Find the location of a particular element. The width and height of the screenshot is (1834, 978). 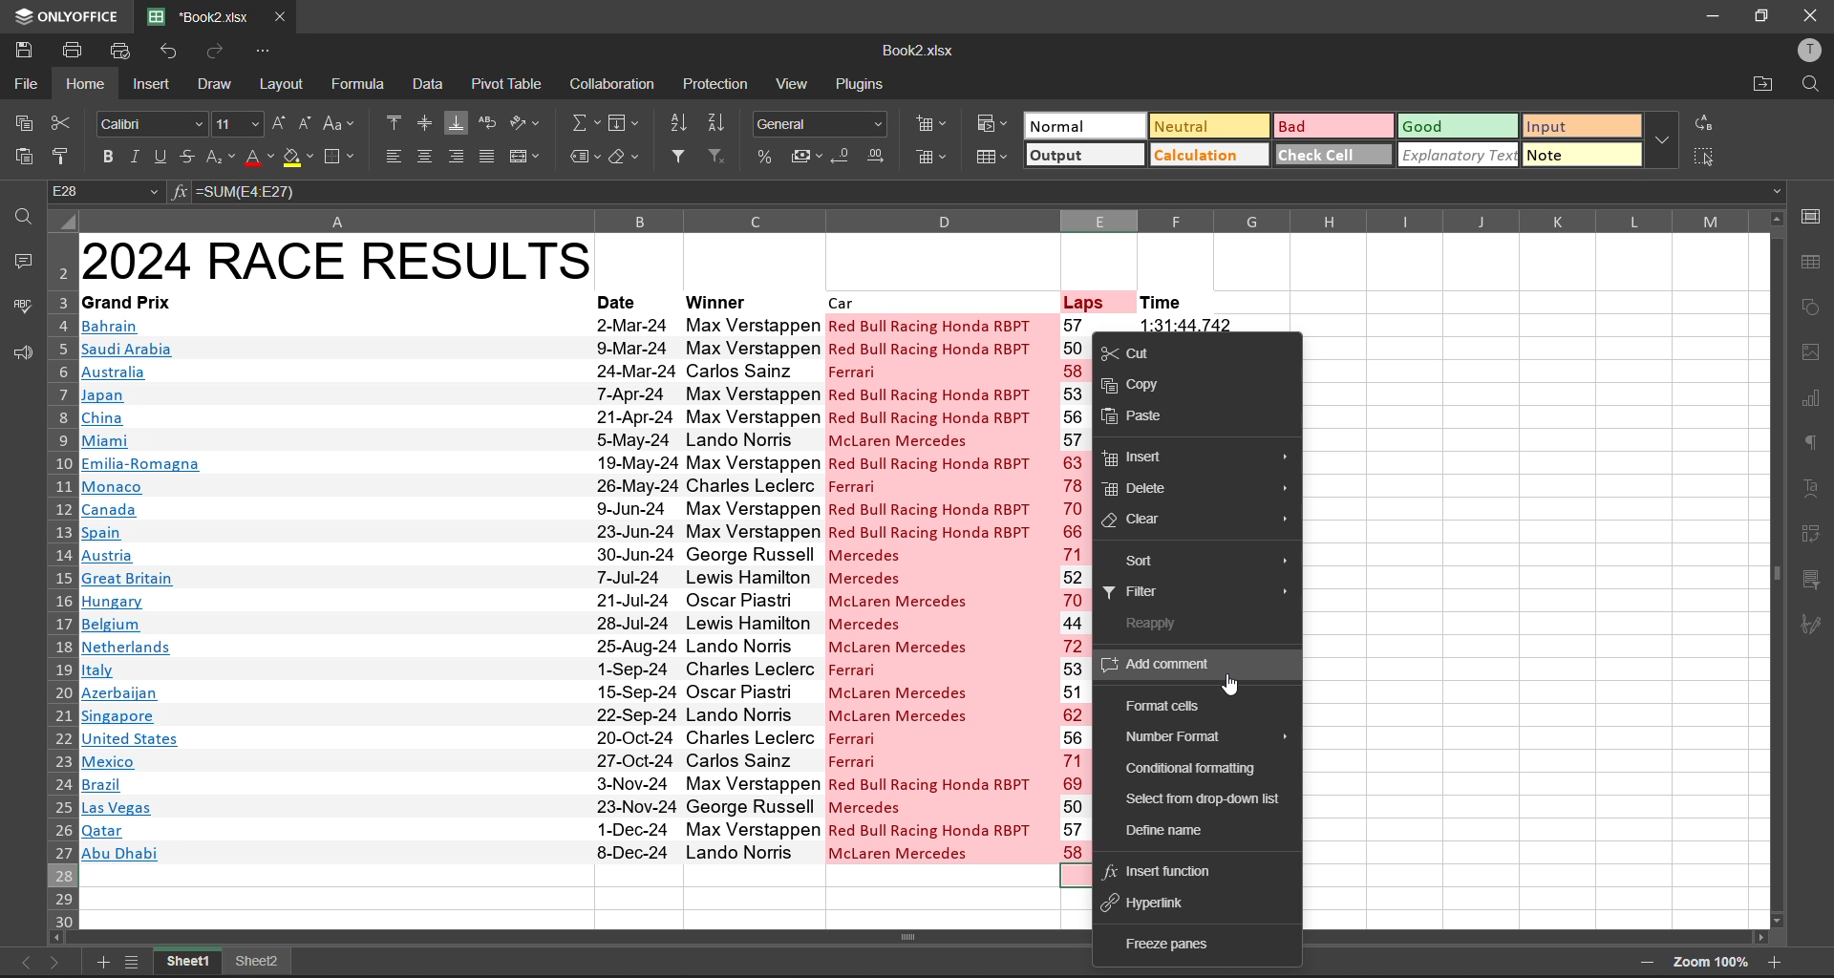

check cell is located at coordinates (1334, 156).